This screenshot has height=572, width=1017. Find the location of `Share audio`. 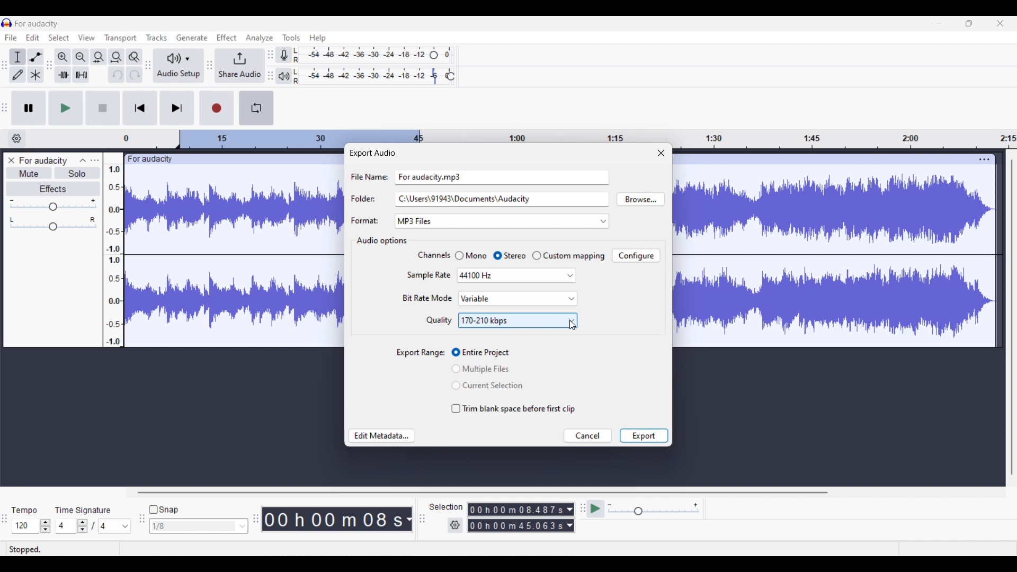

Share audio is located at coordinates (239, 66).